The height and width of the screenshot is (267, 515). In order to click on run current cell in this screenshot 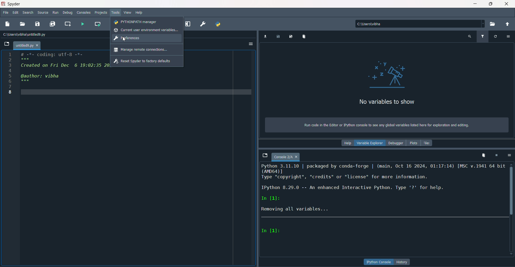, I will do `click(98, 23)`.